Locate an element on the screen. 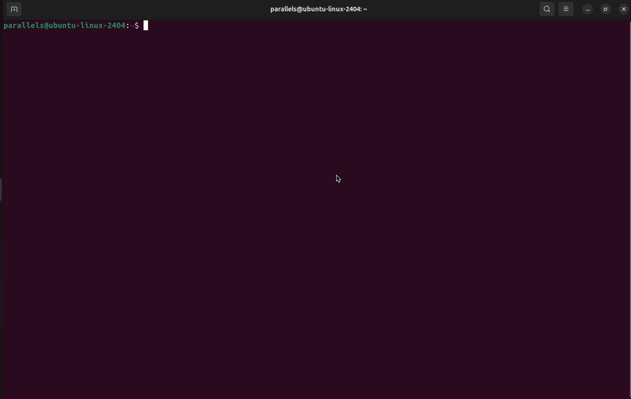 The height and width of the screenshot is (399, 631). search is located at coordinates (543, 9).